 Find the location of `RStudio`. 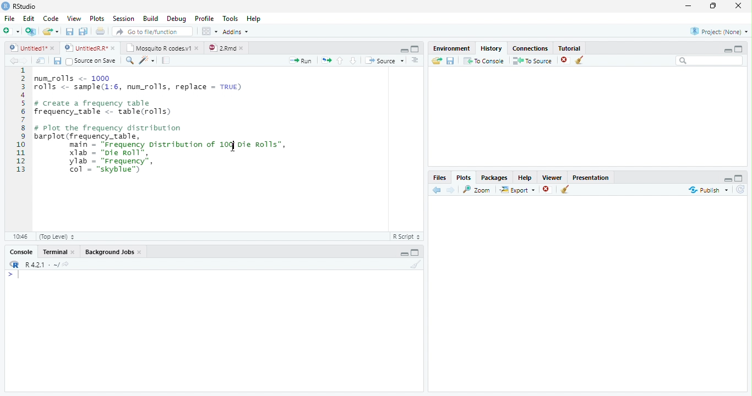

RStudio is located at coordinates (19, 6).